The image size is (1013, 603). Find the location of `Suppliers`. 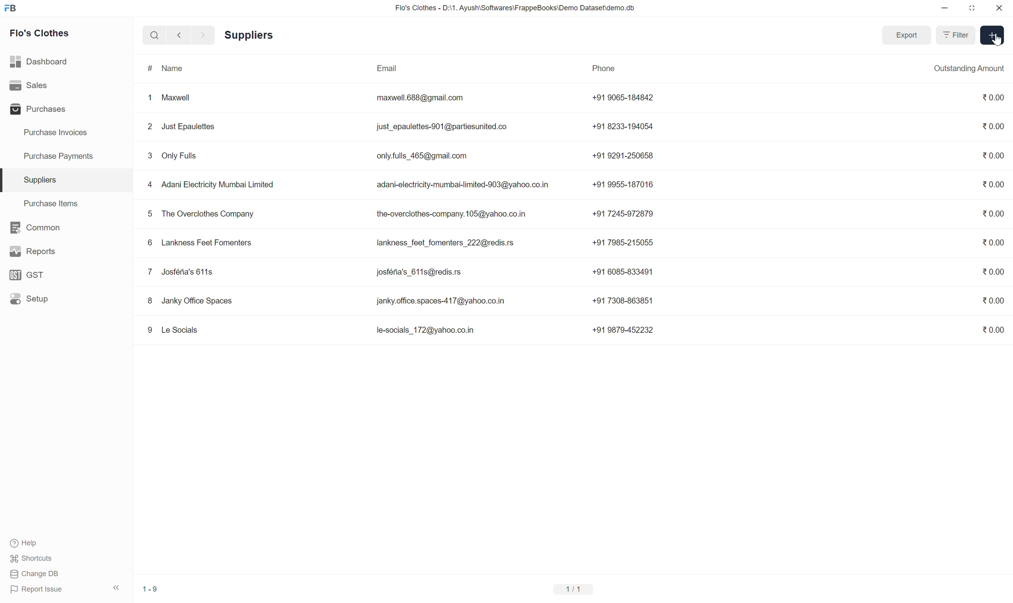

Suppliers is located at coordinates (249, 35).